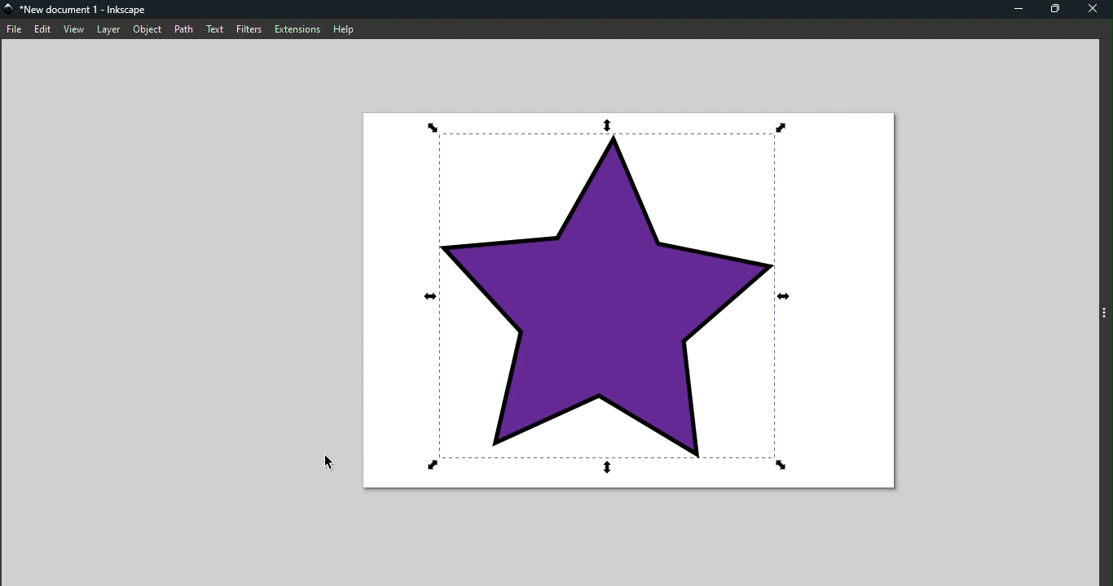  What do you see at coordinates (1105, 308) in the screenshot?
I see `Toggle command panel` at bounding box center [1105, 308].